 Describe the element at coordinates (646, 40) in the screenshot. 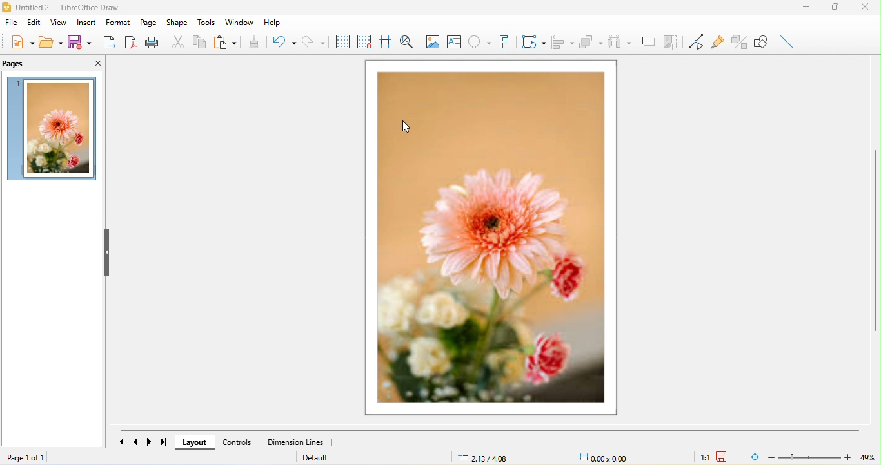

I see `shadow` at that location.